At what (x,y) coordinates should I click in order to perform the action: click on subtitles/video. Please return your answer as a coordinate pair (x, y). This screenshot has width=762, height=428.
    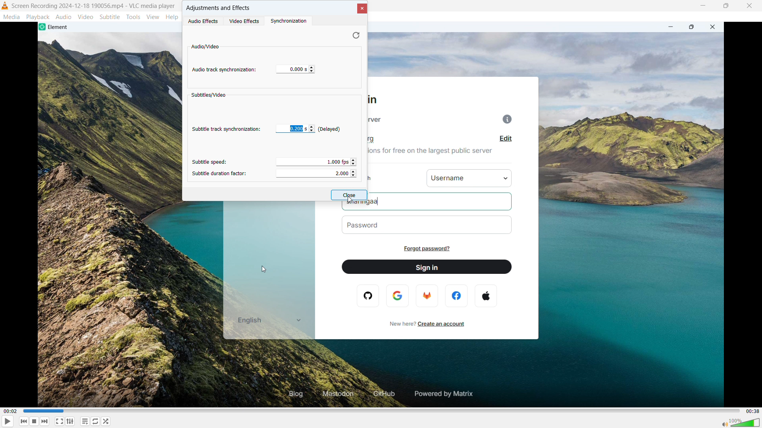
    Looking at the image, I should click on (209, 95).